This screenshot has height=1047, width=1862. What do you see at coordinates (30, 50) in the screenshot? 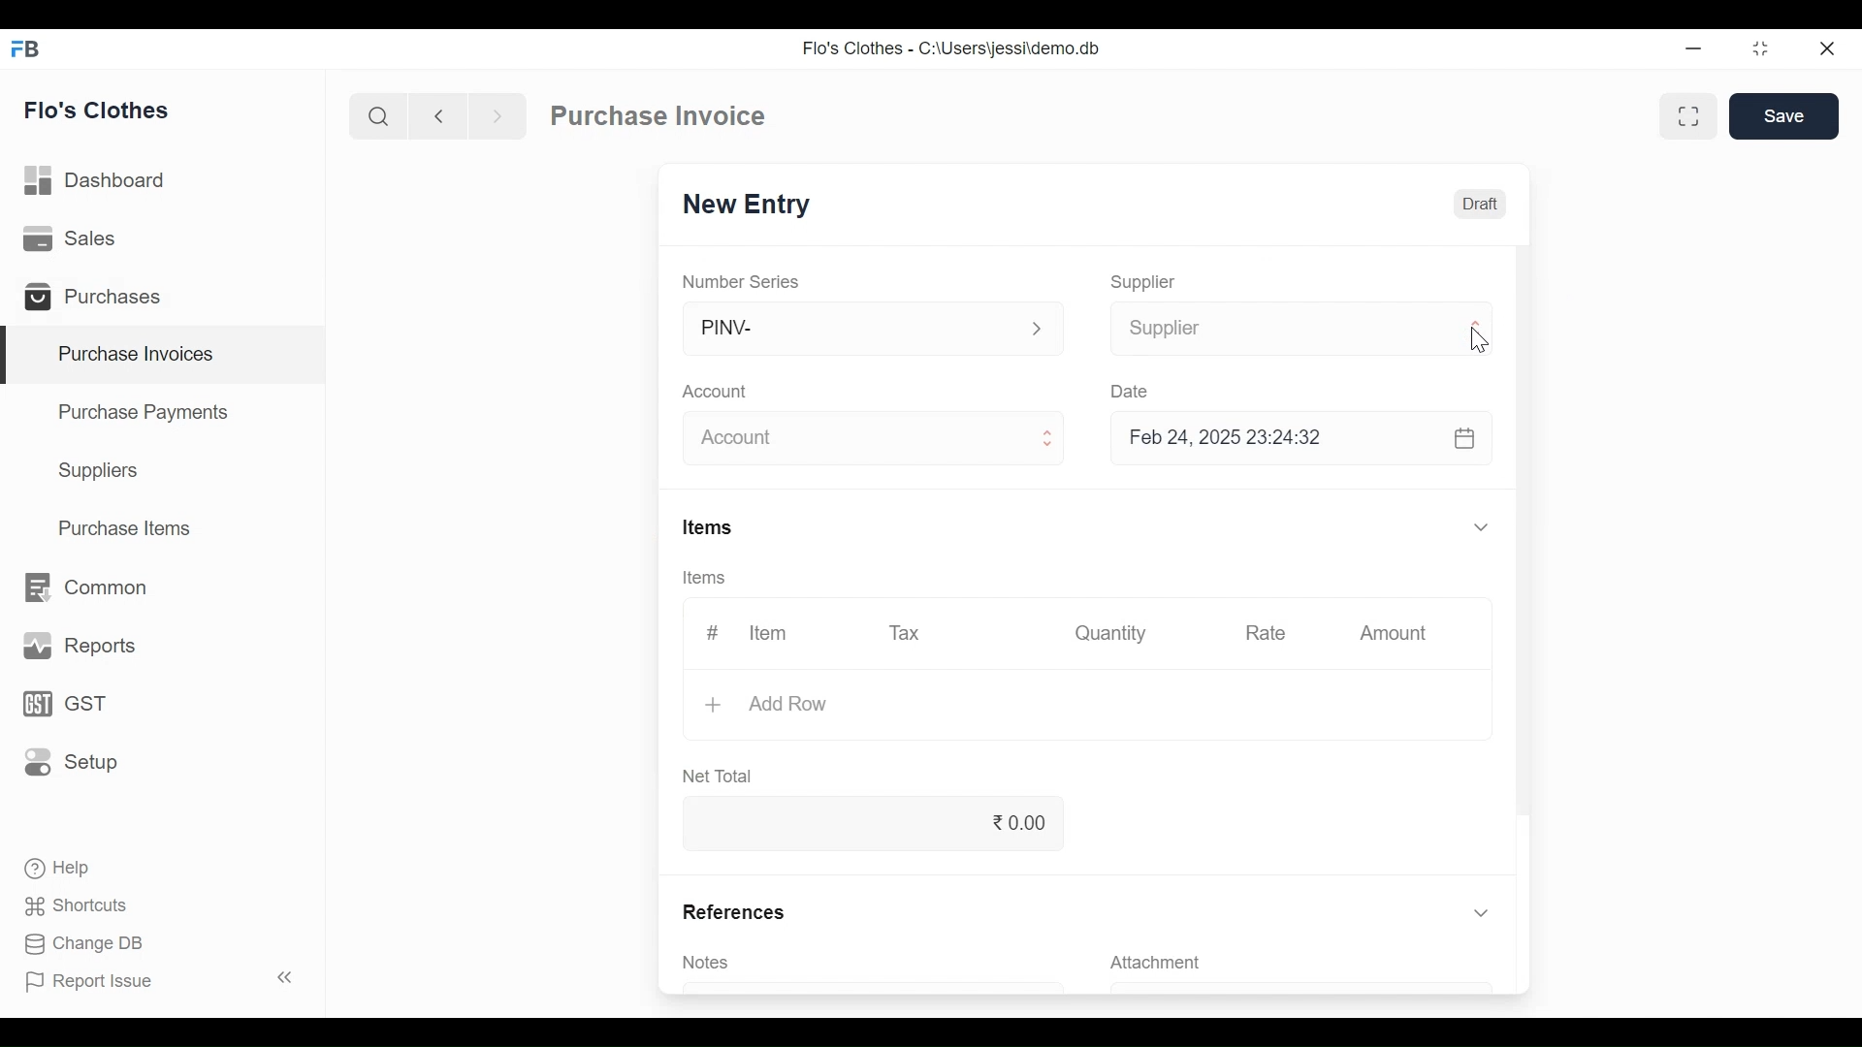
I see `Frappe Desktop icon` at bounding box center [30, 50].